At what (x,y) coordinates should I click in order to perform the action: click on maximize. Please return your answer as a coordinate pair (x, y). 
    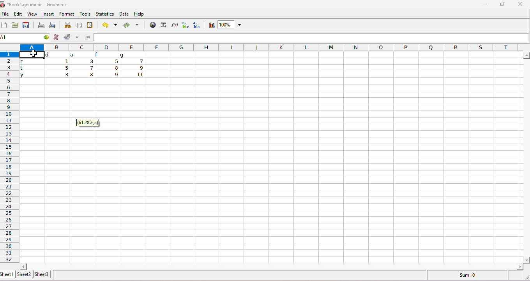
    Looking at the image, I should click on (501, 4).